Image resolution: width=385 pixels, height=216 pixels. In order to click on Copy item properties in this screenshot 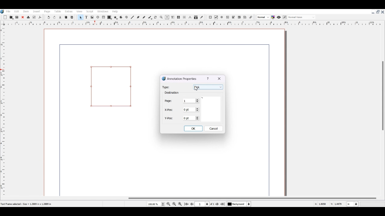, I will do `click(196, 18)`.